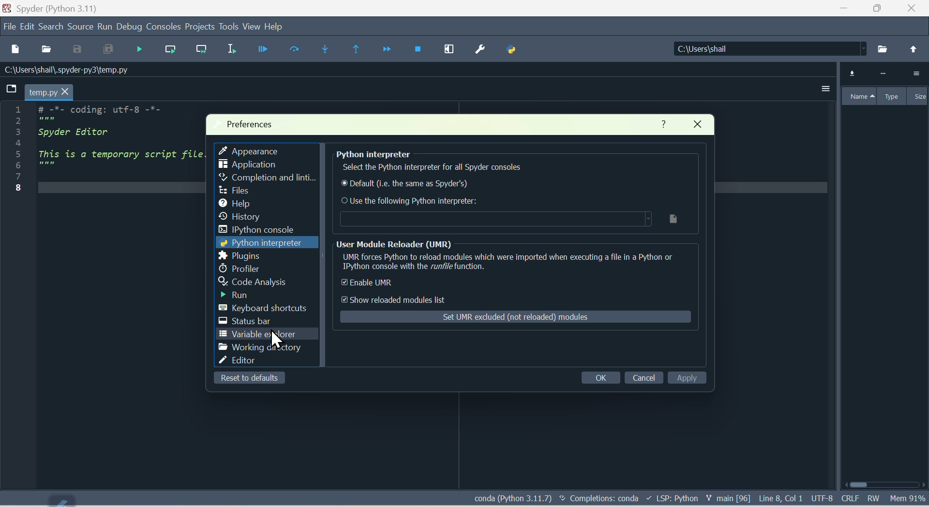 Image resolution: width=929 pixels, height=507 pixels. I want to click on Run, so click(104, 26).